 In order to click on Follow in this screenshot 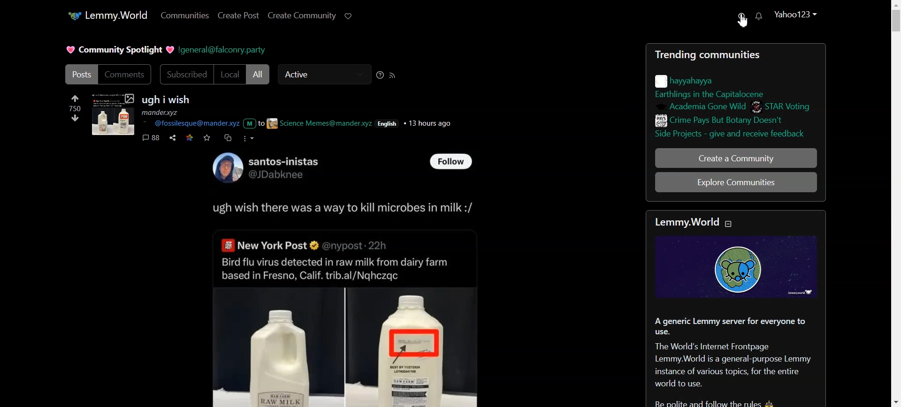, I will do `click(451, 162)`.